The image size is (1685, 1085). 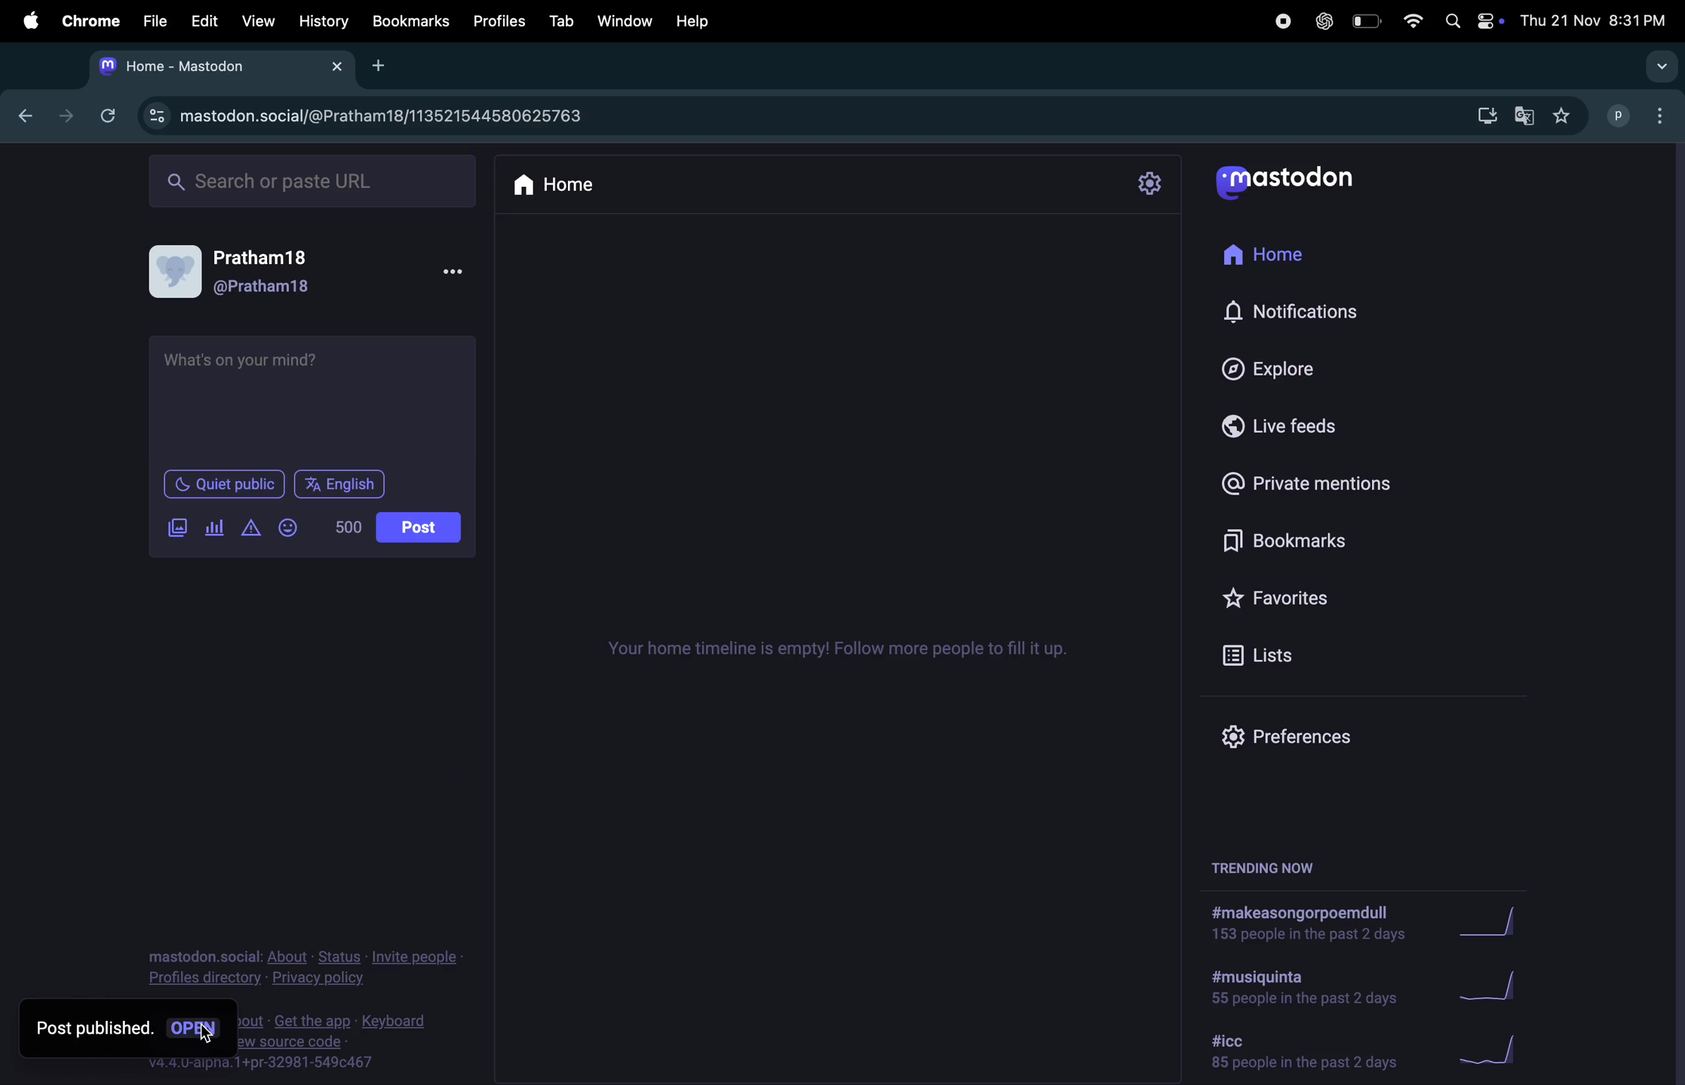 I want to click on chrome, so click(x=91, y=19).